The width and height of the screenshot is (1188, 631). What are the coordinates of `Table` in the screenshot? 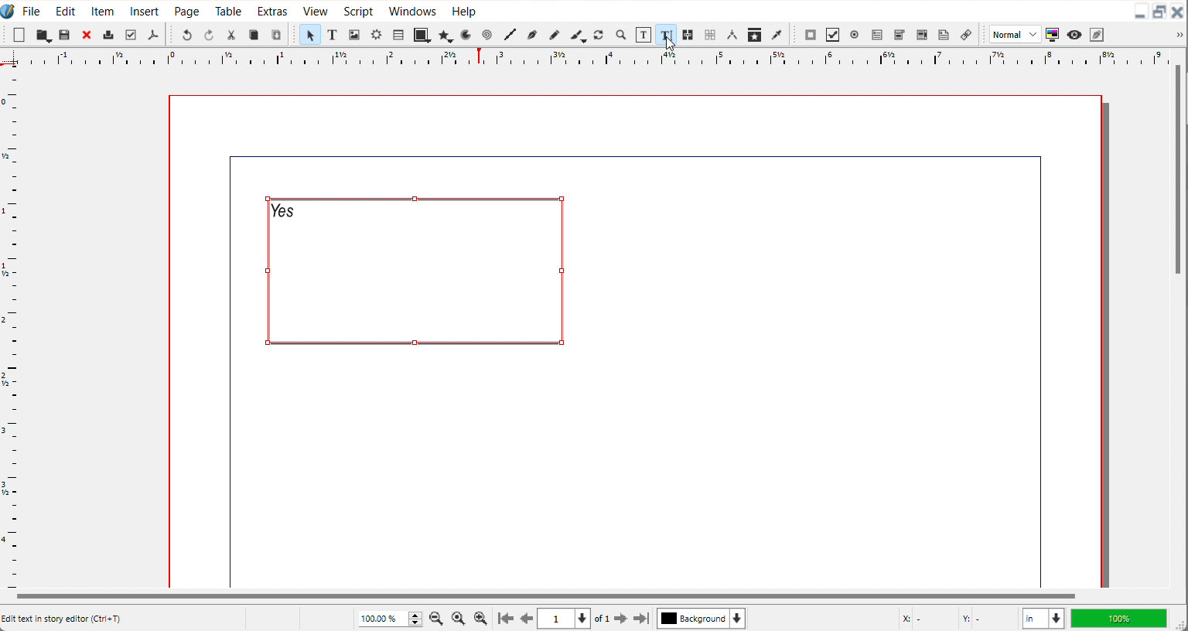 It's located at (229, 10).